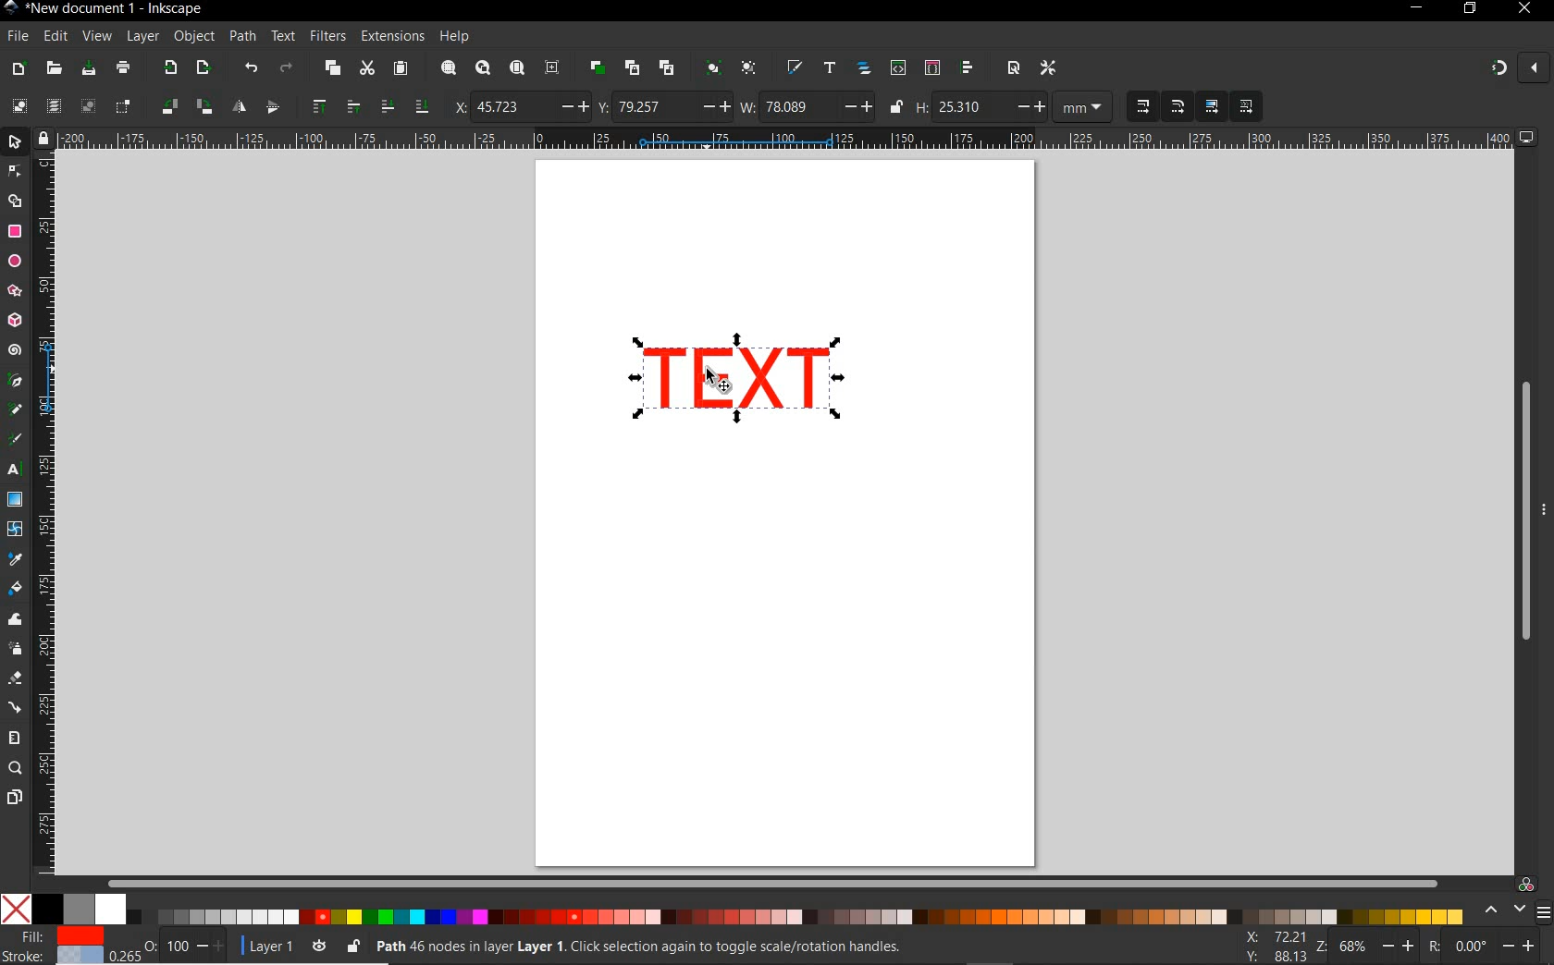  What do you see at coordinates (16, 263) in the screenshot?
I see `ELLIPSE TOOL` at bounding box center [16, 263].